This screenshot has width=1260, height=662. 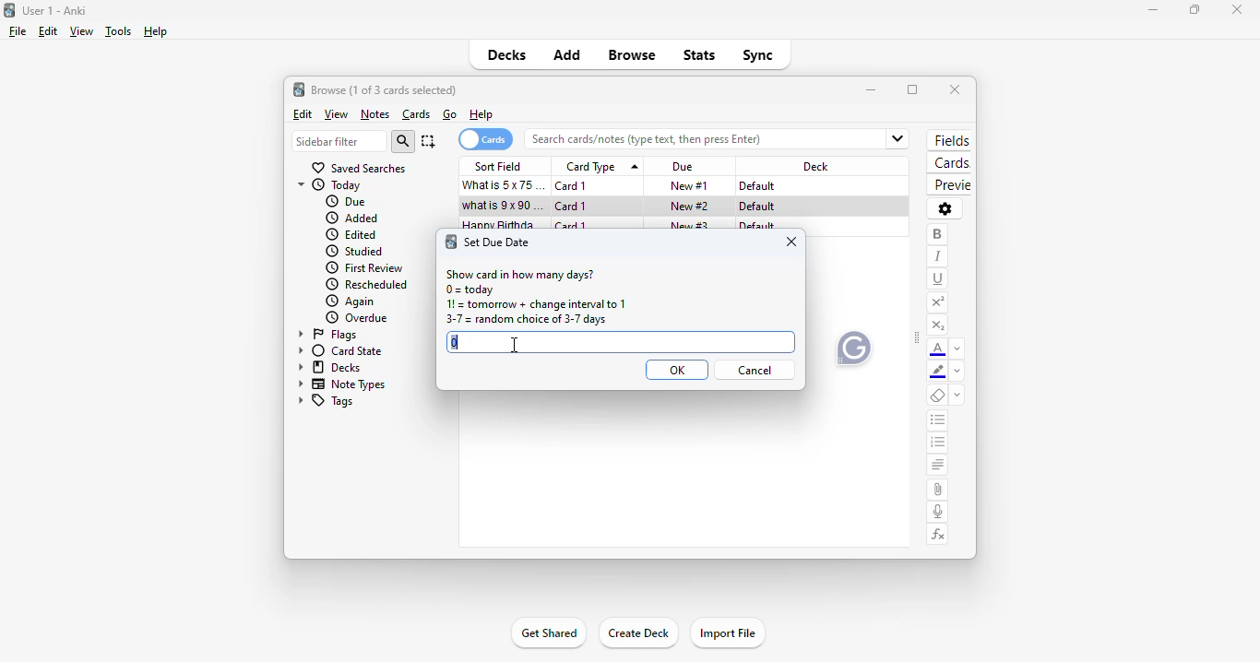 What do you see at coordinates (573, 207) in the screenshot?
I see `card 1` at bounding box center [573, 207].